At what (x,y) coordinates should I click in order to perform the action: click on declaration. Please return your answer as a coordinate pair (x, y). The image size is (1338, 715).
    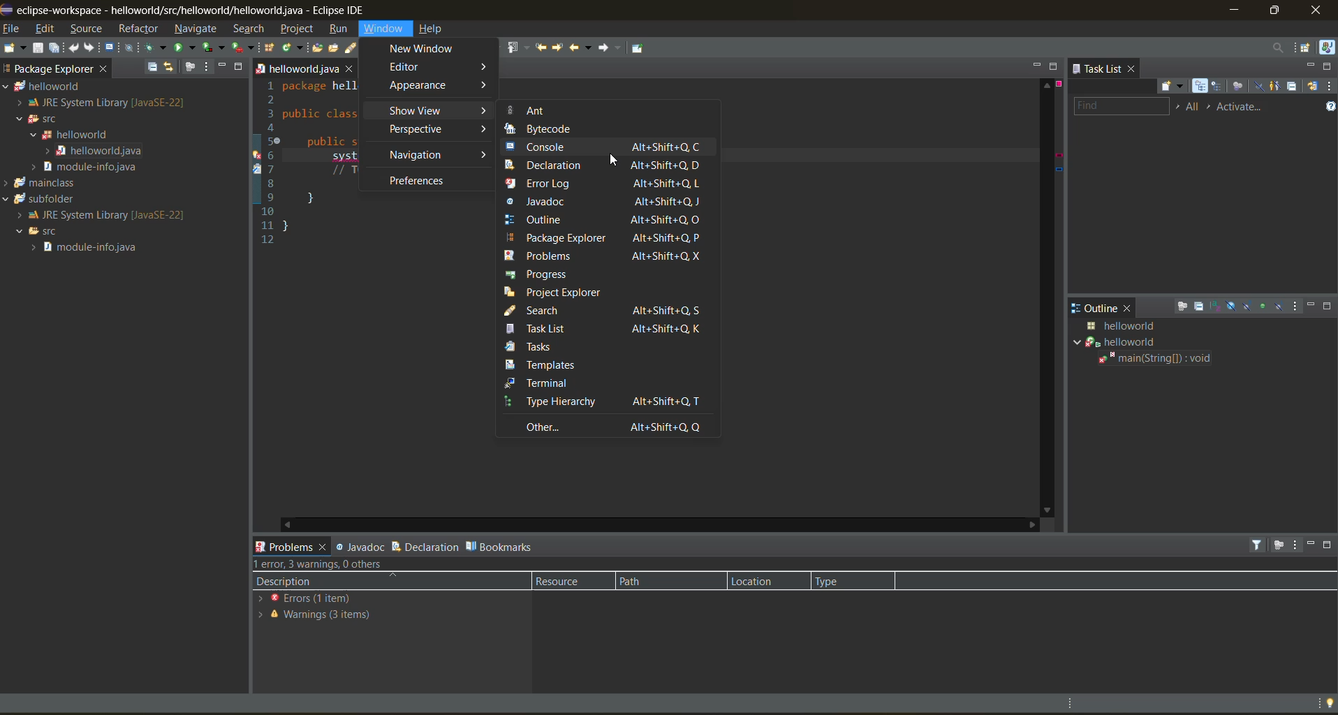
    Looking at the image, I should click on (429, 545).